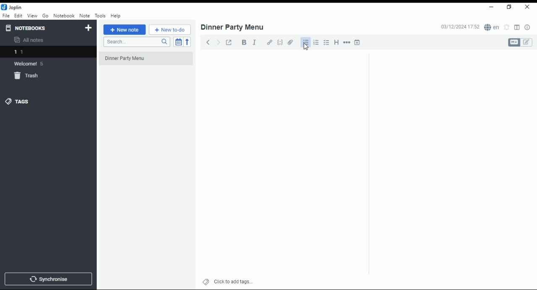  I want to click on Markdown, so click(514, 42).